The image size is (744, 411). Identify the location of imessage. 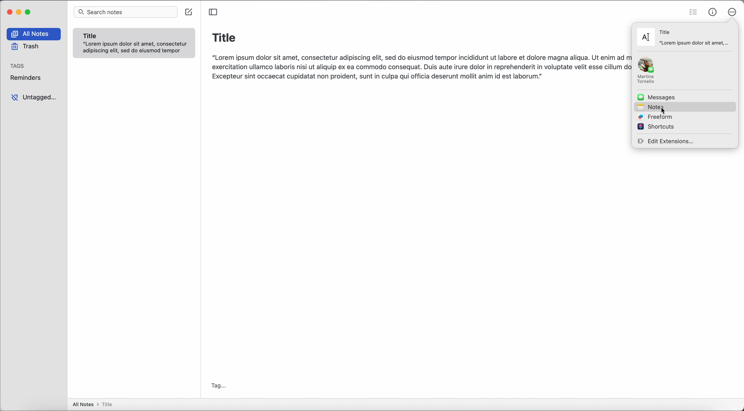
(648, 71).